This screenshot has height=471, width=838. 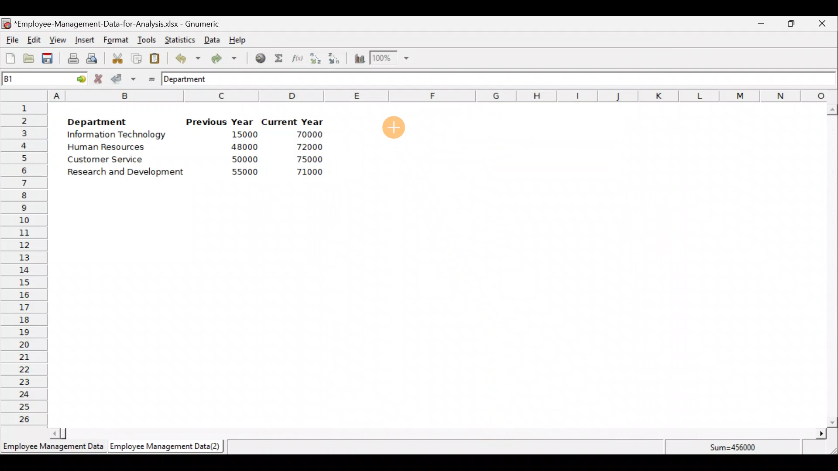 What do you see at coordinates (307, 172) in the screenshot?
I see `71000` at bounding box center [307, 172].